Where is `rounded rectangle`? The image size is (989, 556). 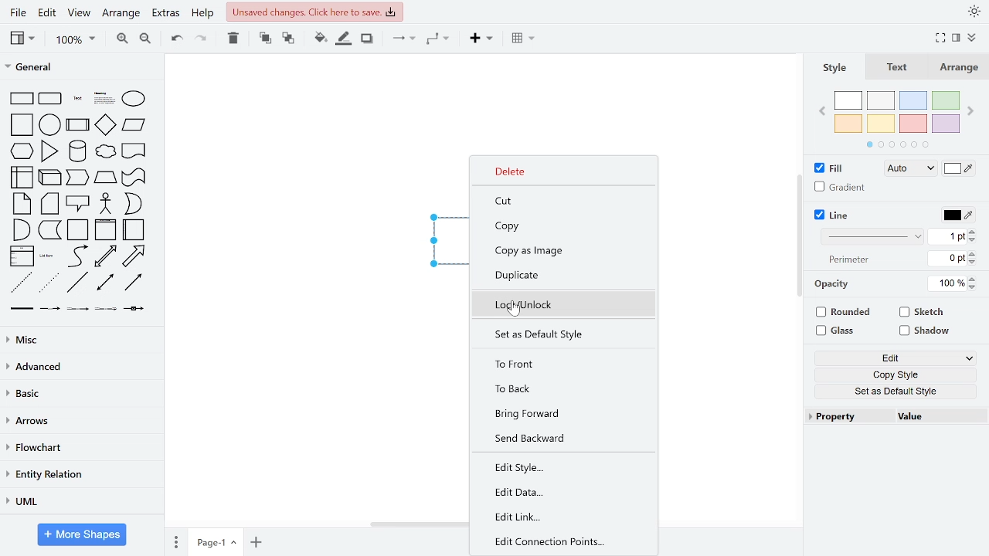 rounded rectangle is located at coordinates (50, 99).